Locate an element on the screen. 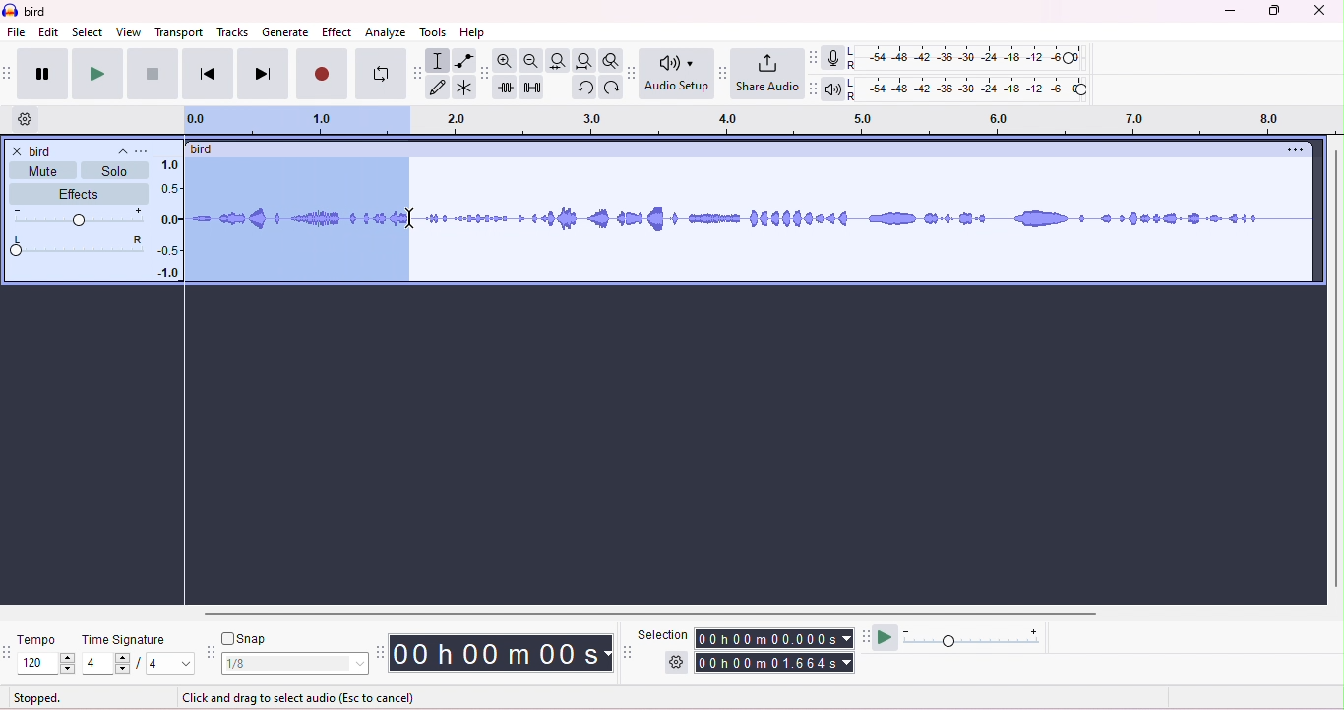 This screenshot has width=1344, height=710. edit is located at coordinates (49, 32).